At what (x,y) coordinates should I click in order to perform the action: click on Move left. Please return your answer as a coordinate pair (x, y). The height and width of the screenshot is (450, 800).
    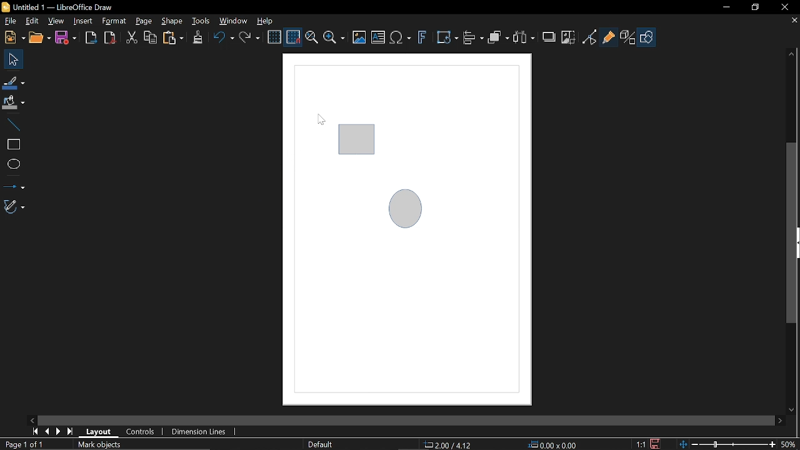
    Looking at the image, I should click on (29, 419).